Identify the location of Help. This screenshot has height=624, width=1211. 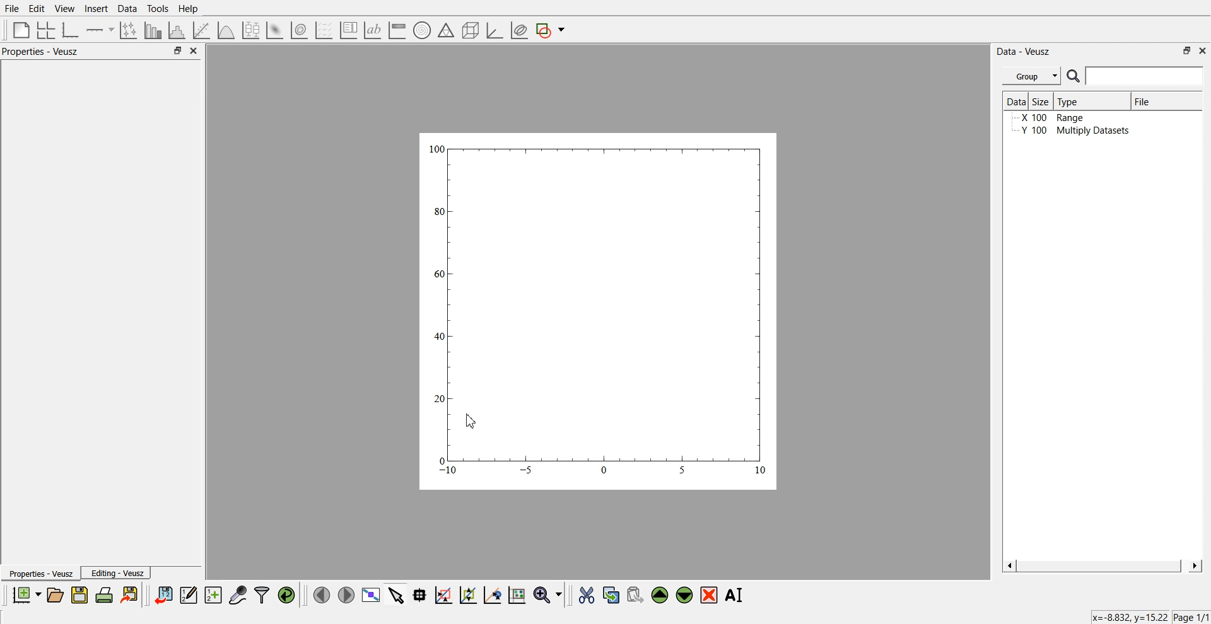
(192, 10).